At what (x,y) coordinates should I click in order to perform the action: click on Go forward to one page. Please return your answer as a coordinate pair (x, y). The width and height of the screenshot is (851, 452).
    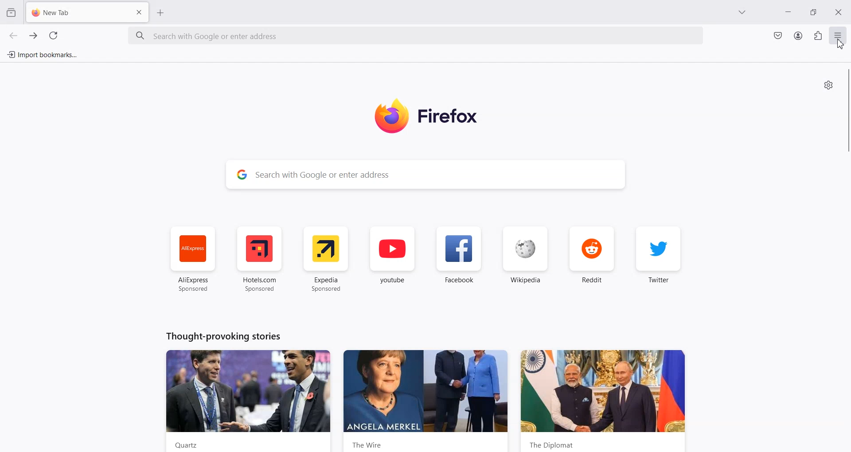
    Looking at the image, I should click on (33, 35).